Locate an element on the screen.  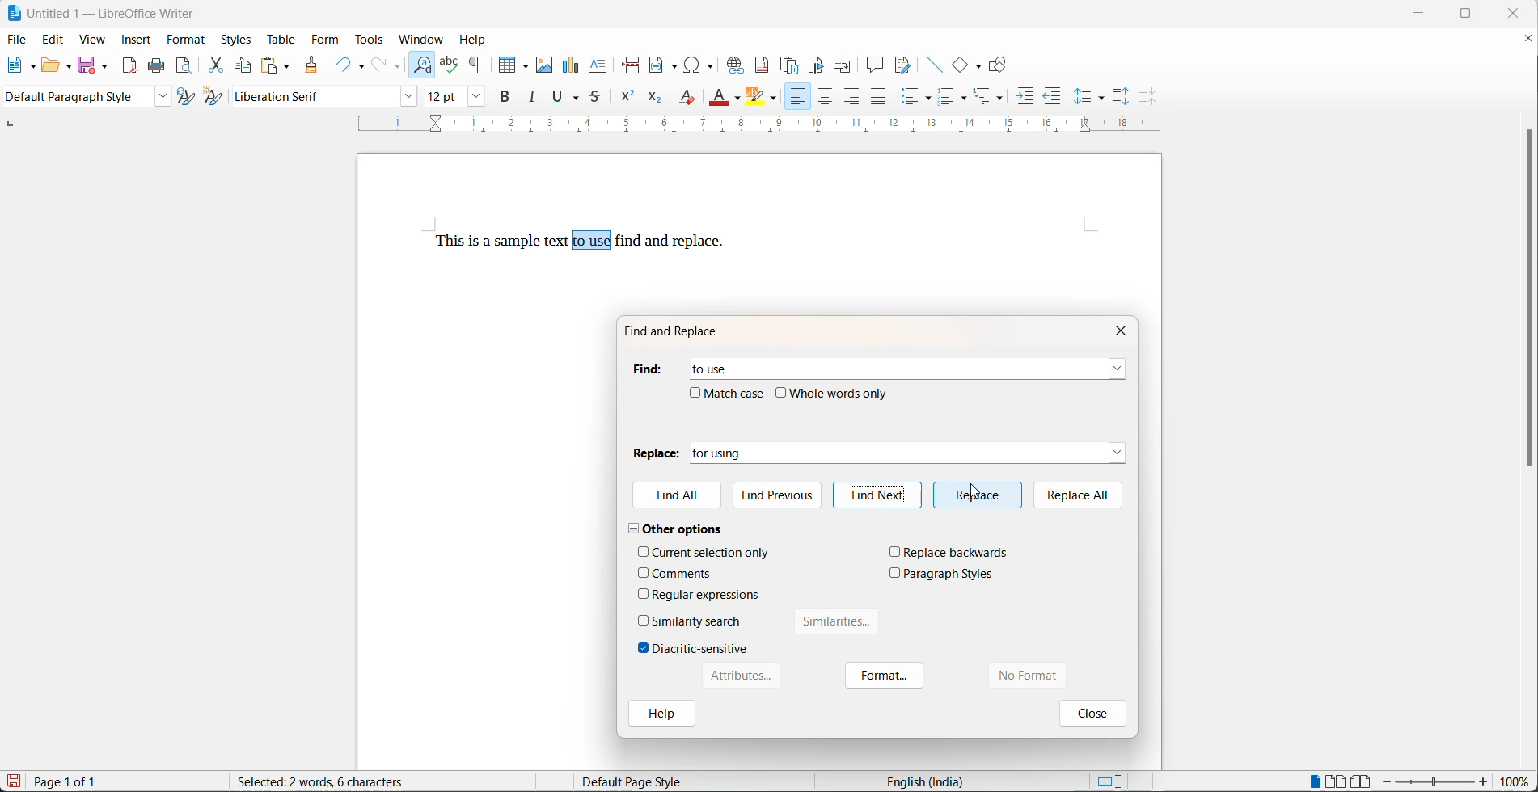
undo options is located at coordinates (360, 65).